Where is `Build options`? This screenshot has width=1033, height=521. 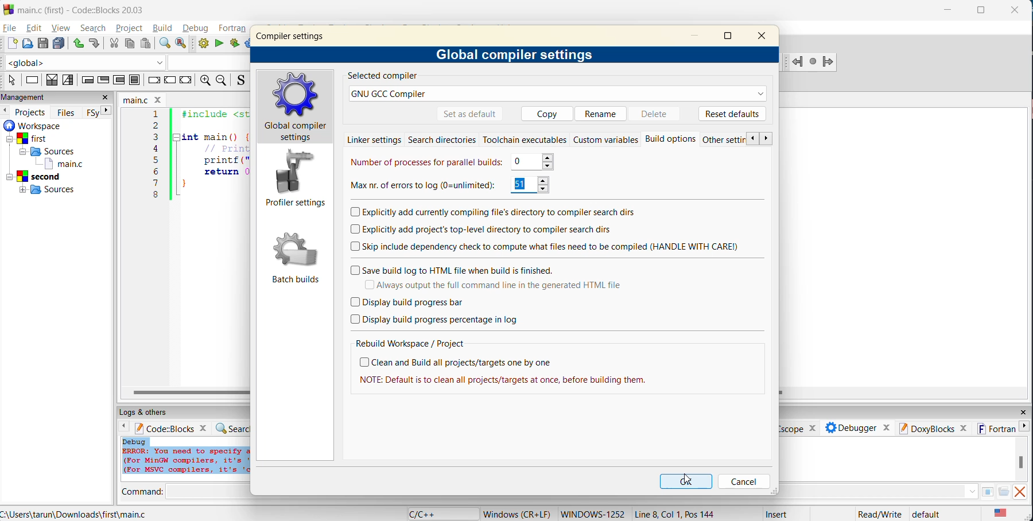 Build options is located at coordinates (671, 139).